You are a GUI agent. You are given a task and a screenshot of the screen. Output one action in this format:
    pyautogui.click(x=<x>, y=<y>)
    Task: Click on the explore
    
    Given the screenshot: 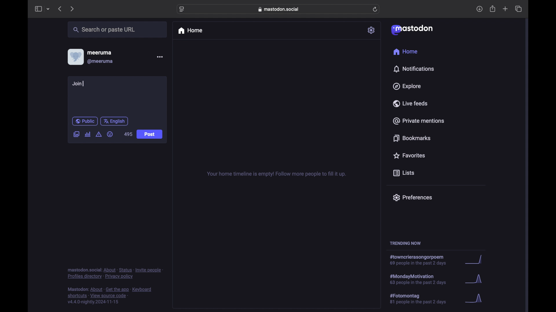 What is the action you would take?
    pyautogui.click(x=406, y=86)
    